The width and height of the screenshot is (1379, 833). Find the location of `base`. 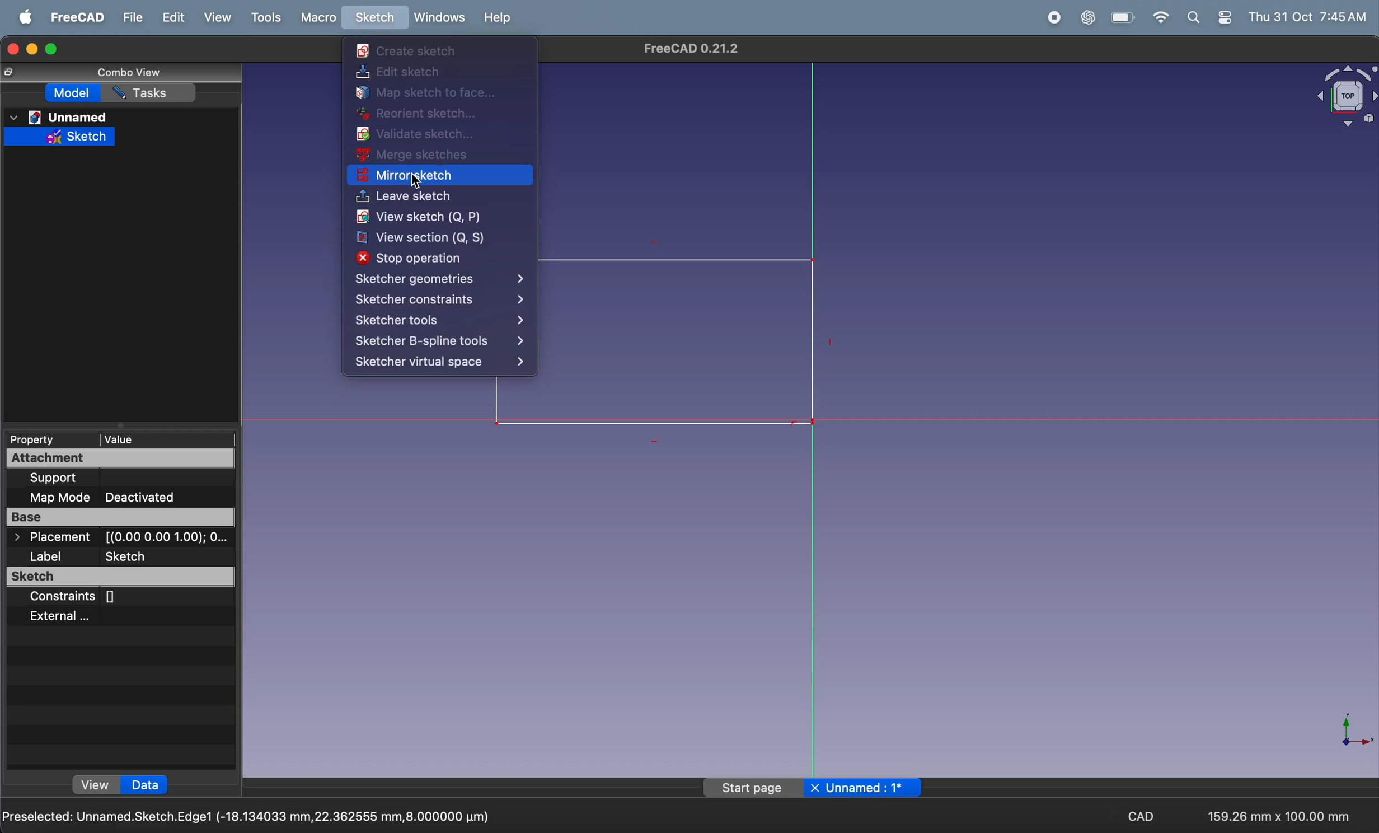

base is located at coordinates (121, 517).